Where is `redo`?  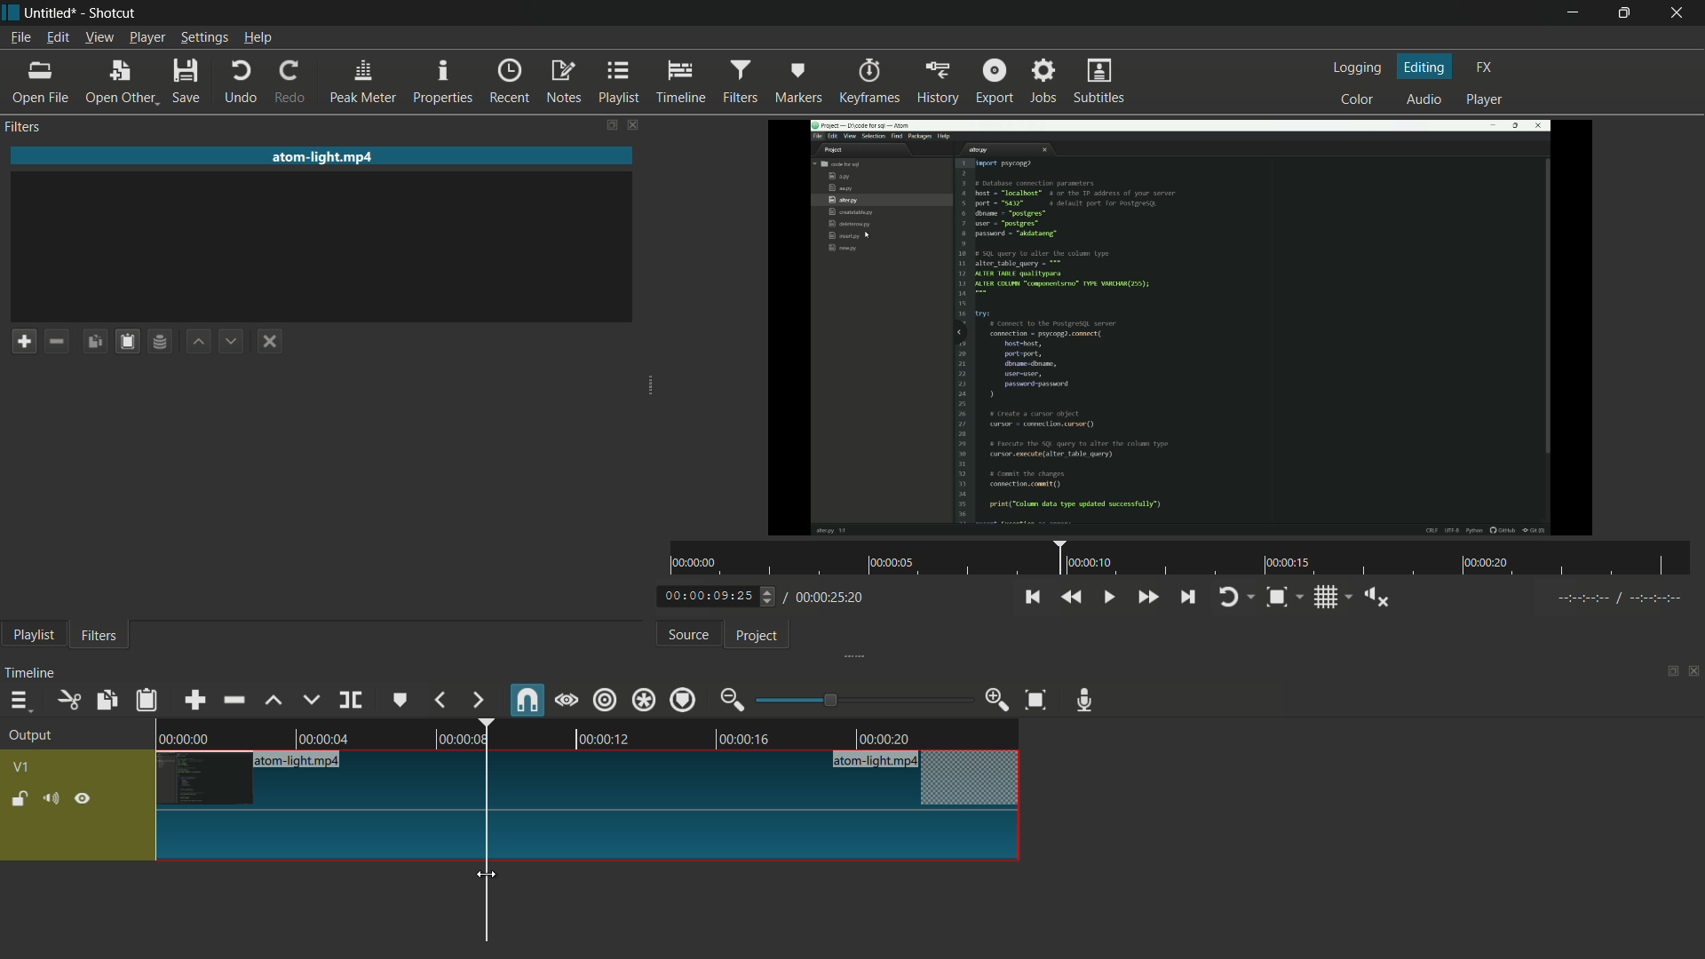 redo is located at coordinates (294, 83).